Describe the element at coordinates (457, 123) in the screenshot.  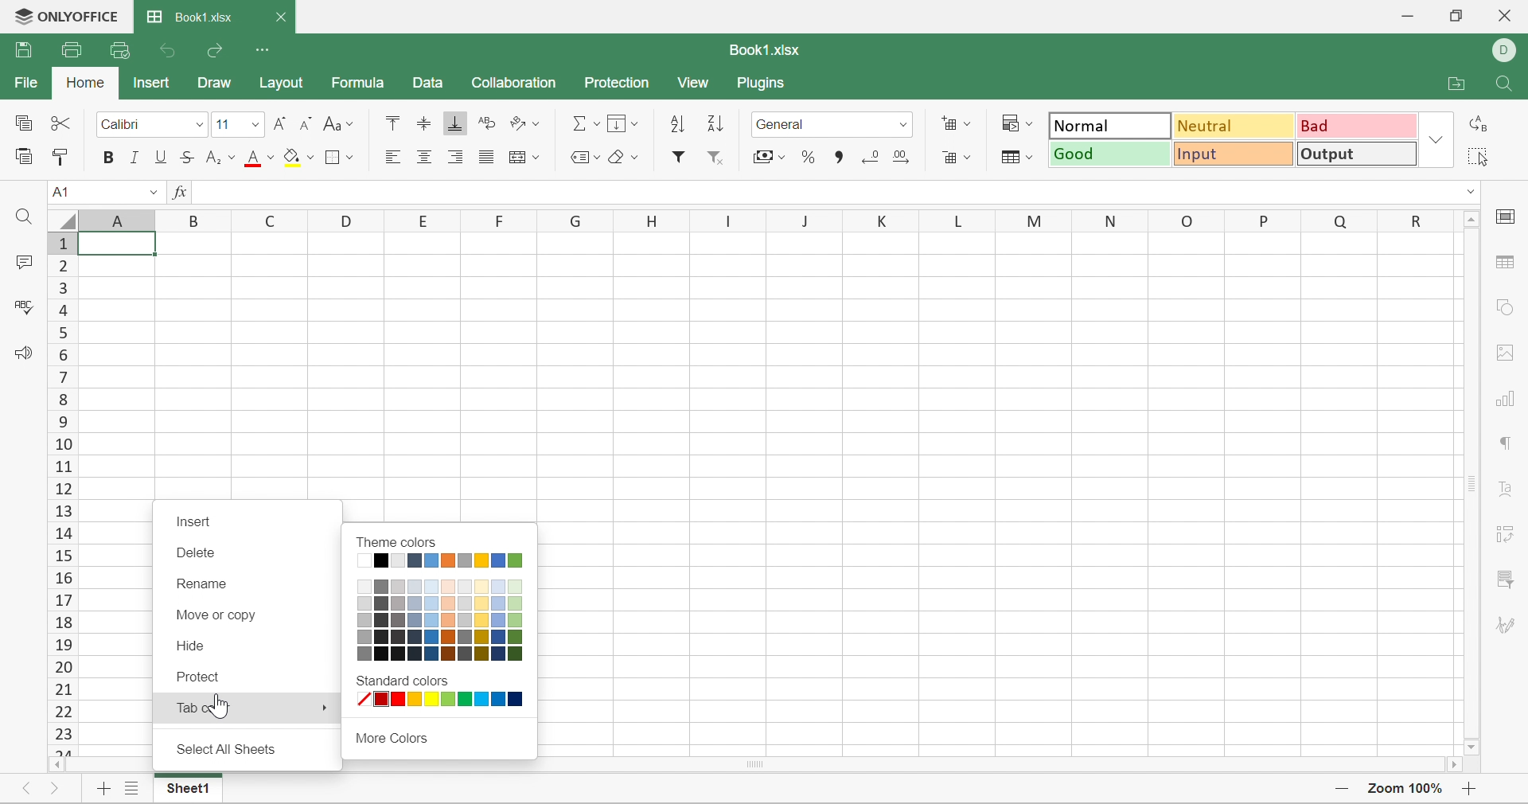
I see `Align Bottom` at that location.